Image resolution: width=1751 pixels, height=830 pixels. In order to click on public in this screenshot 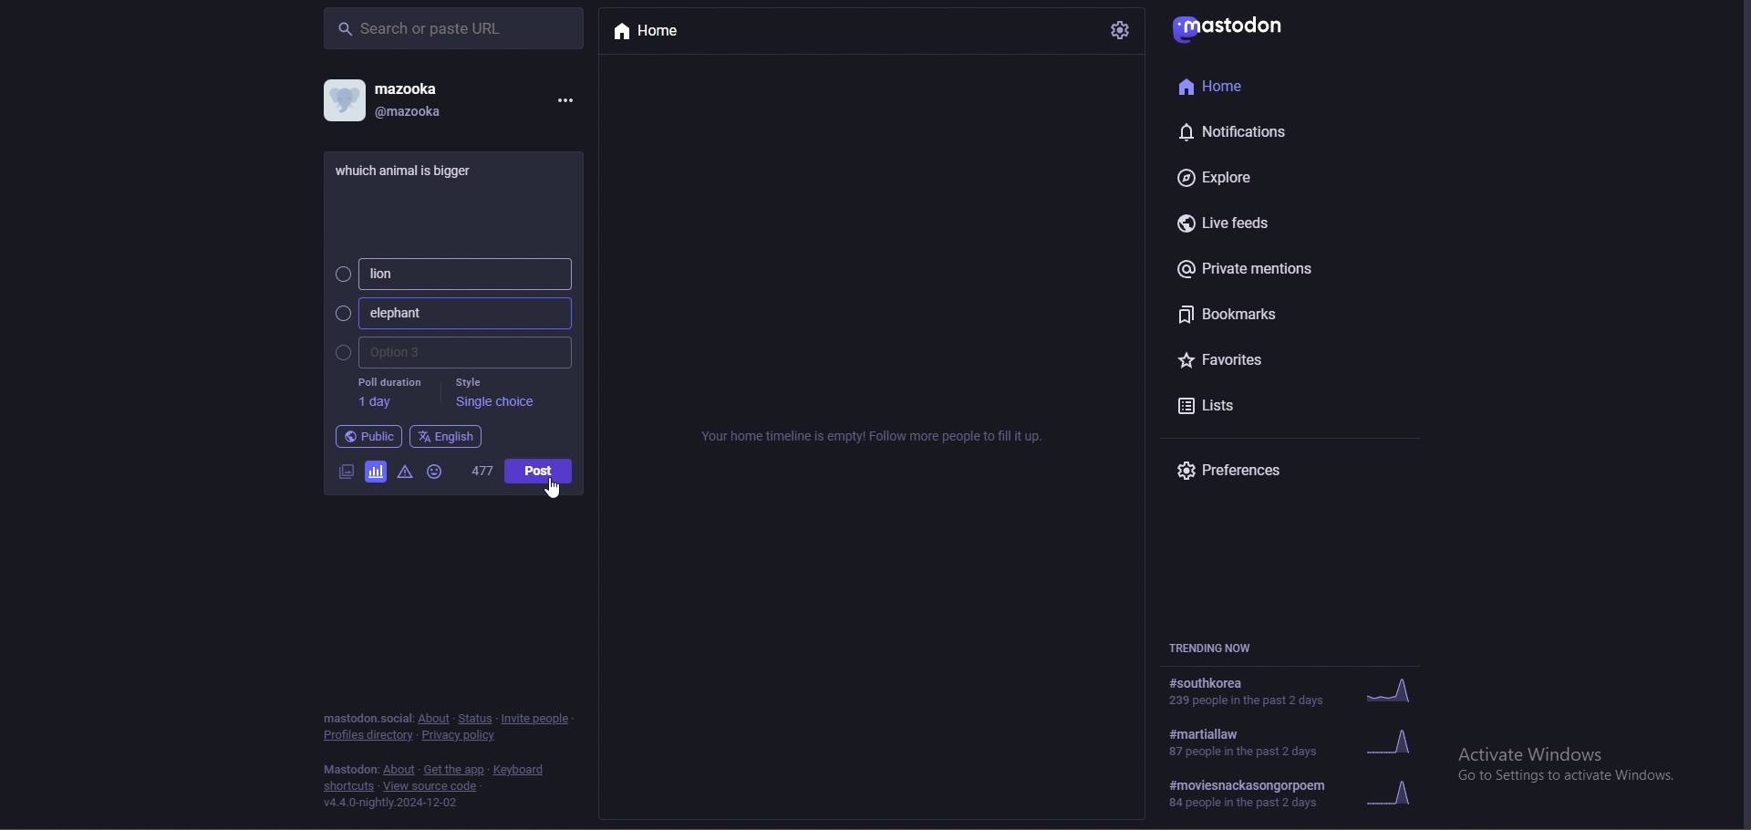, I will do `click(368, 437)`.